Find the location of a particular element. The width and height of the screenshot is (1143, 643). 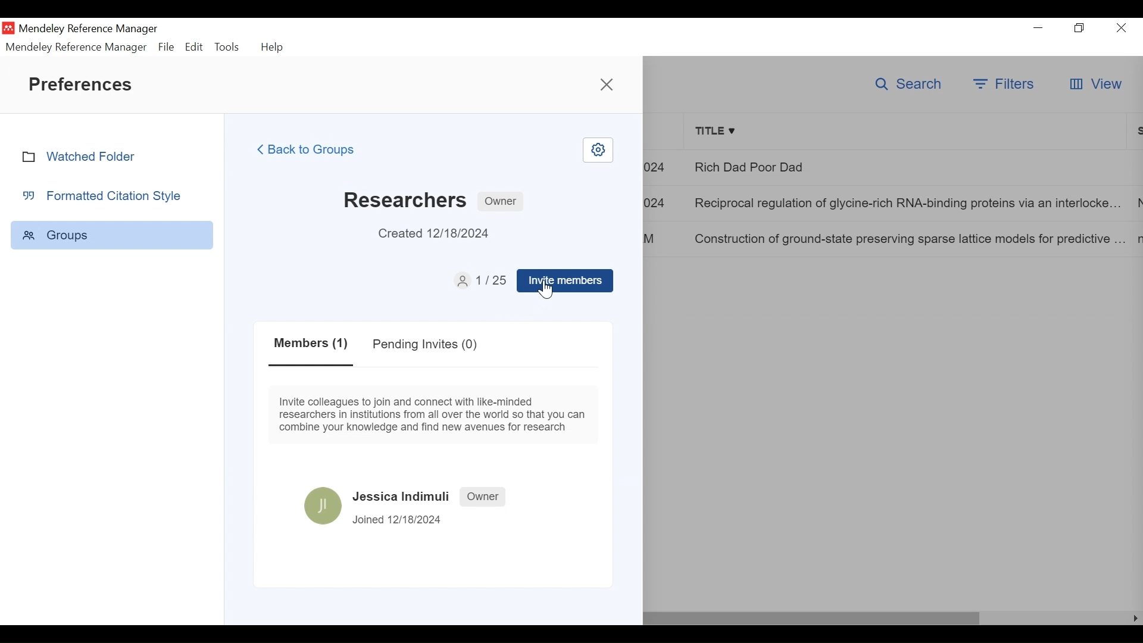

Mendeley Reference Manager is located at coordinates (88, 29).